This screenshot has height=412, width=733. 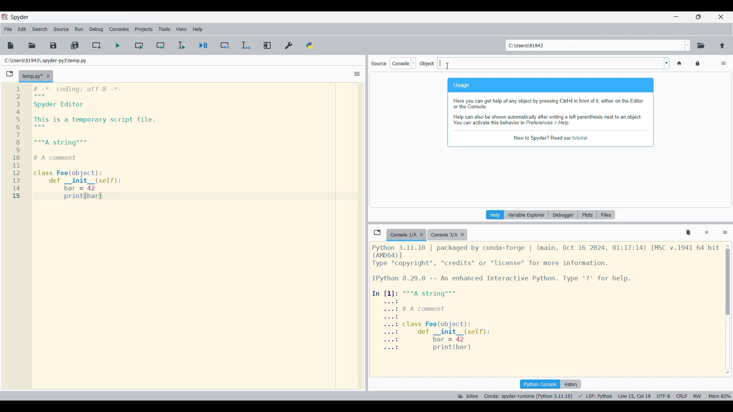 What do you see at coordinates (32, 45) in the screenshot?
I see `Open file` at bounding box center [32, 45].